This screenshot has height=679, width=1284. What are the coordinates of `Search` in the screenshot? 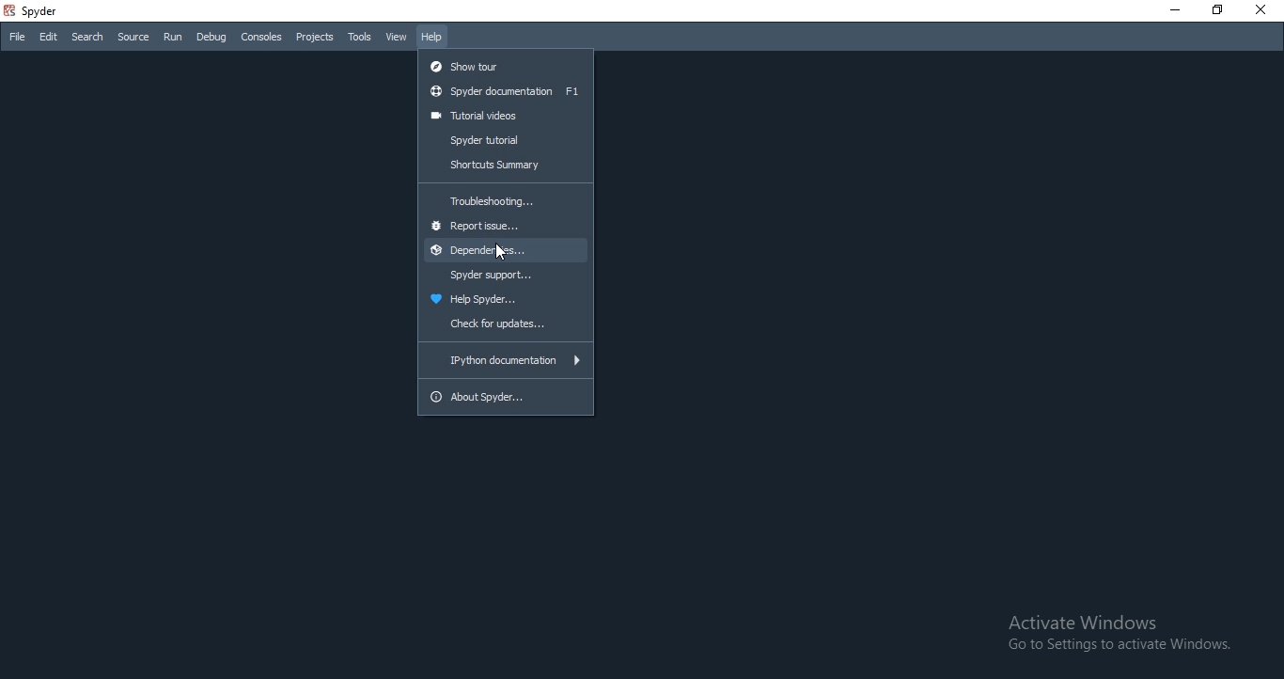 It's located at (85, 37).